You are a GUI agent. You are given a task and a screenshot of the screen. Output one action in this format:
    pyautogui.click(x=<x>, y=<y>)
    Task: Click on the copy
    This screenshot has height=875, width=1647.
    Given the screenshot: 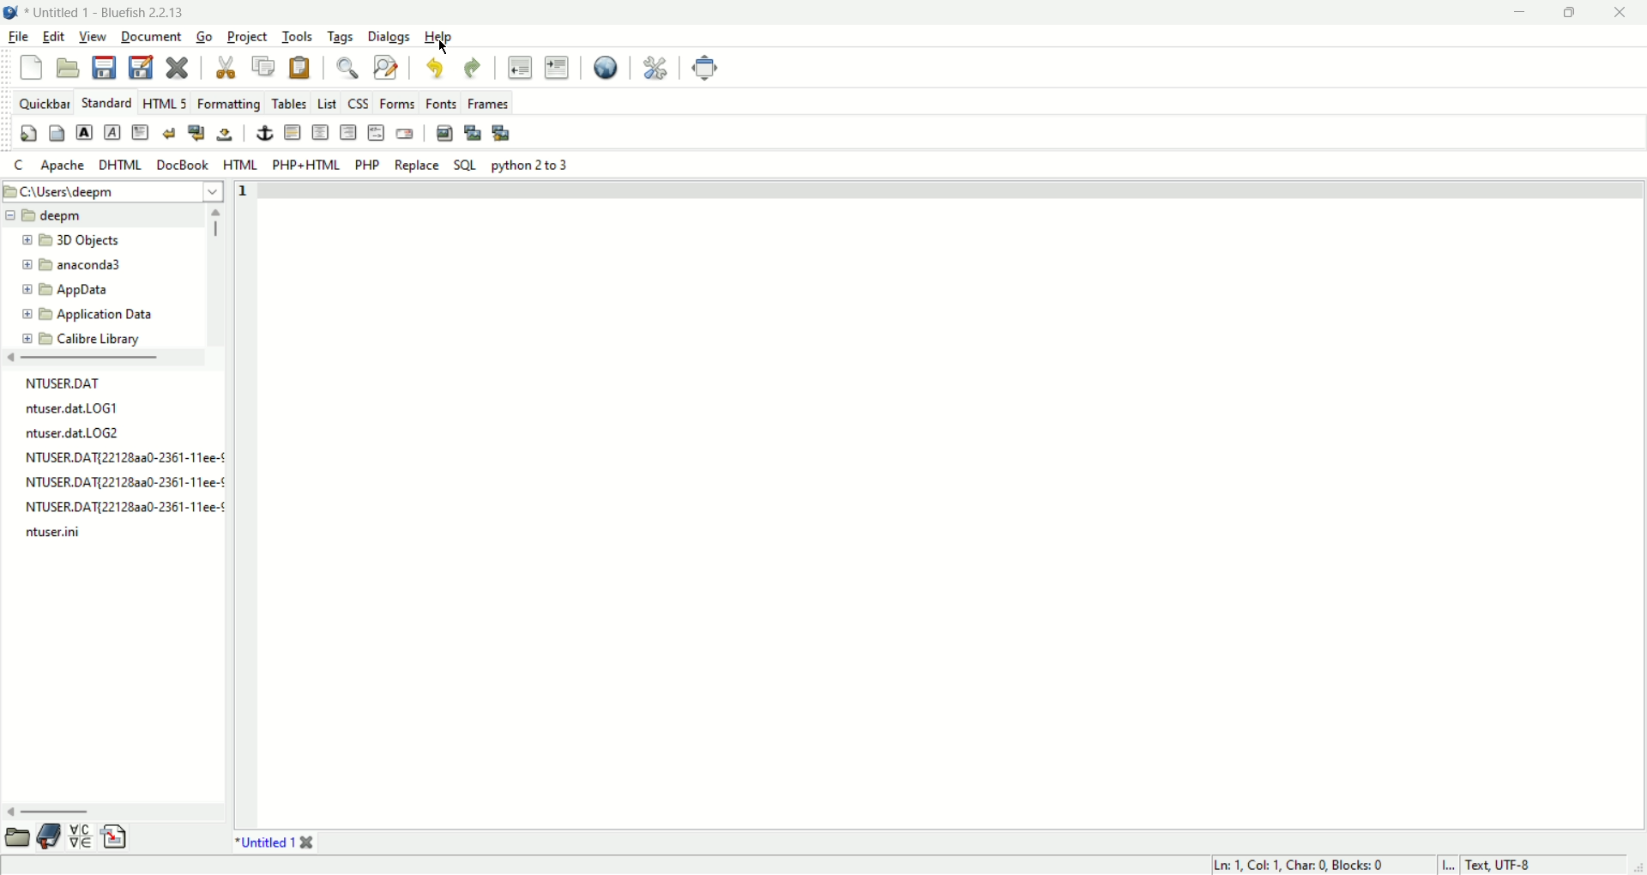 What is the action you would take?
    pyautogui.click(x=263, y=67)
    